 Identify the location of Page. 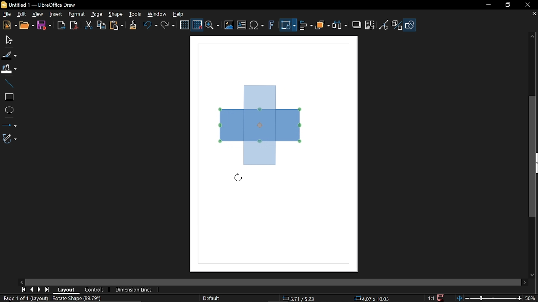
(97, 14).